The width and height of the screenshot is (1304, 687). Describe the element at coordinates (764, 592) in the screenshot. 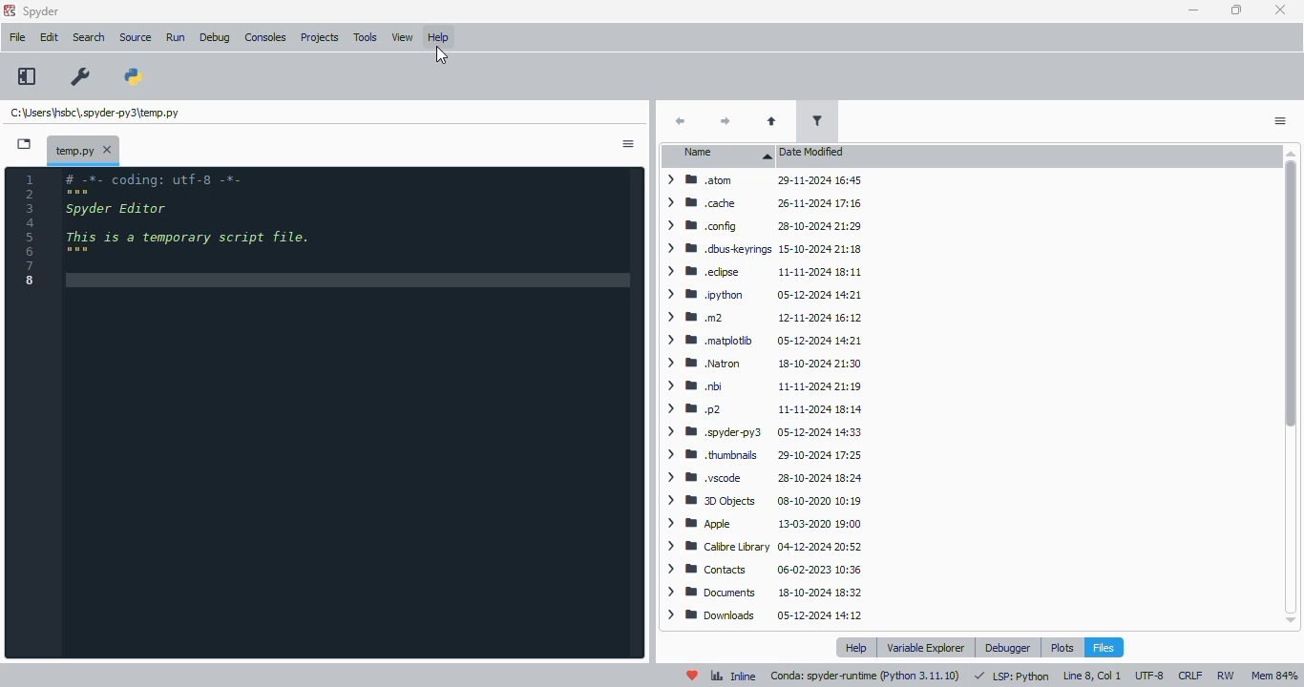

I see `> ®8 Documents 18-10-2024 18:32` at that location.